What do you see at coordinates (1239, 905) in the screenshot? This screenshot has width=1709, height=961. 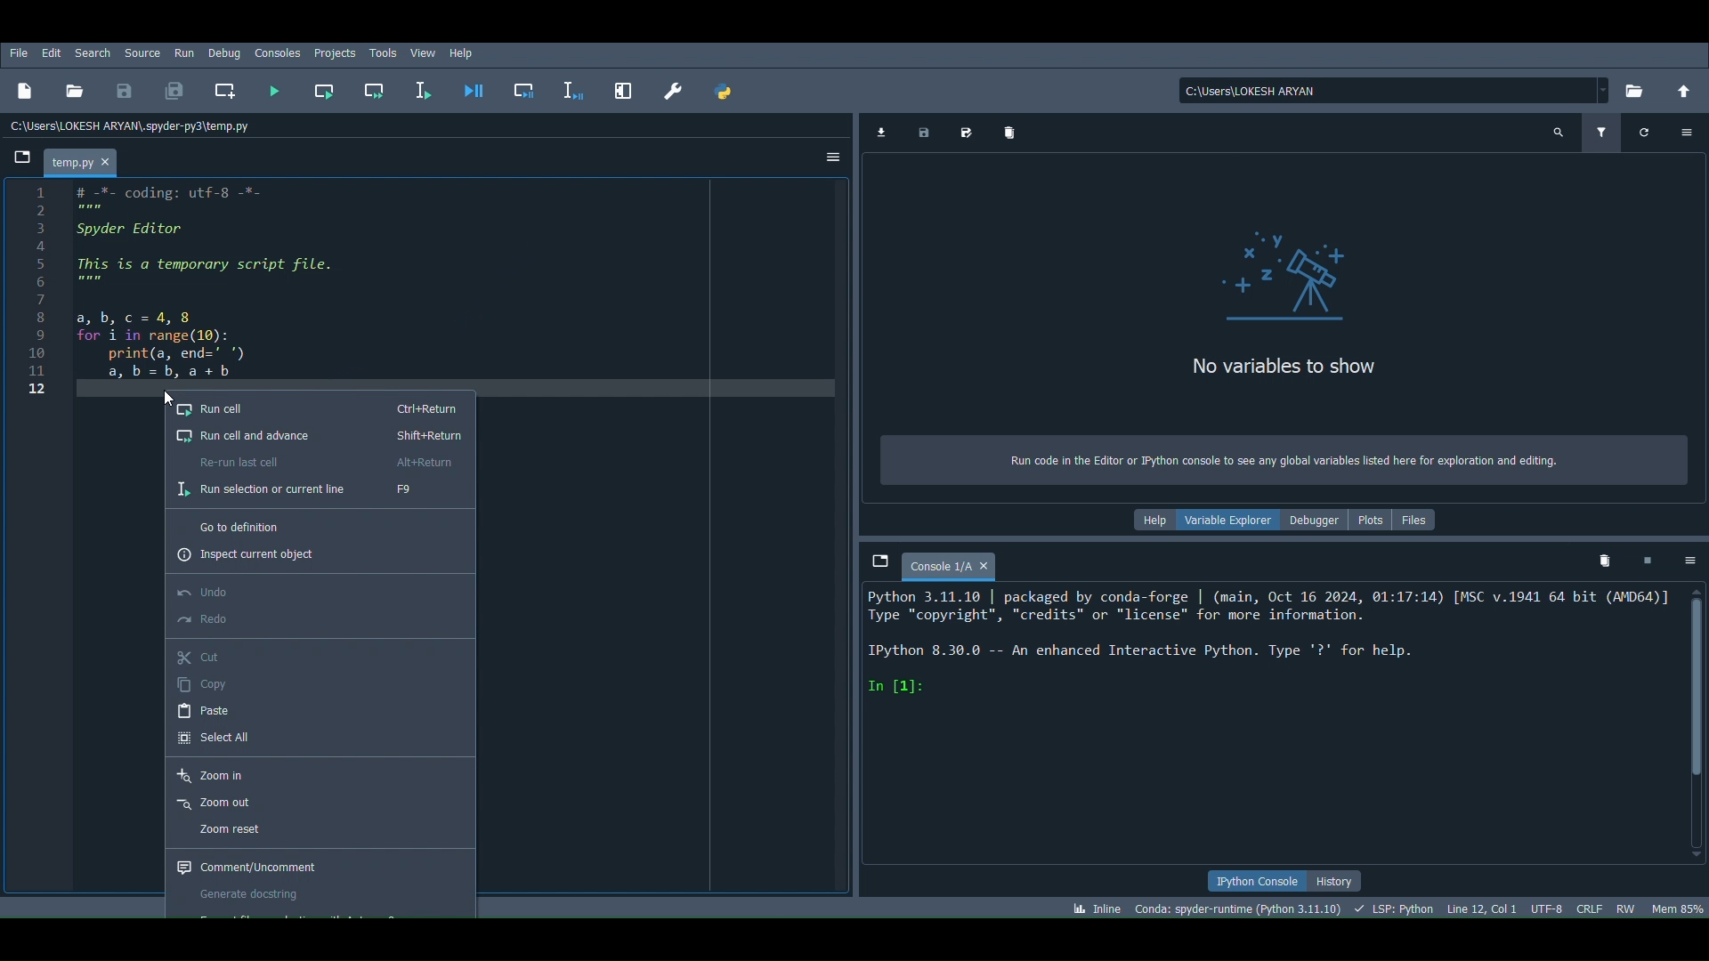 I see `Version` at bounding box center [1239, 905].